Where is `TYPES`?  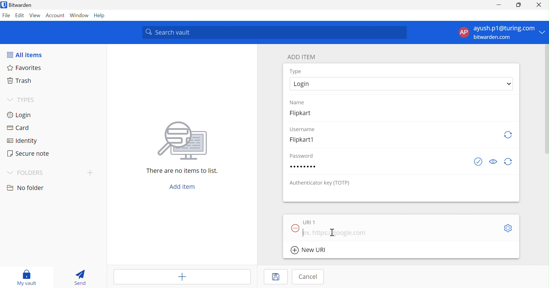
TYPES is located at coordinates (27, 100).